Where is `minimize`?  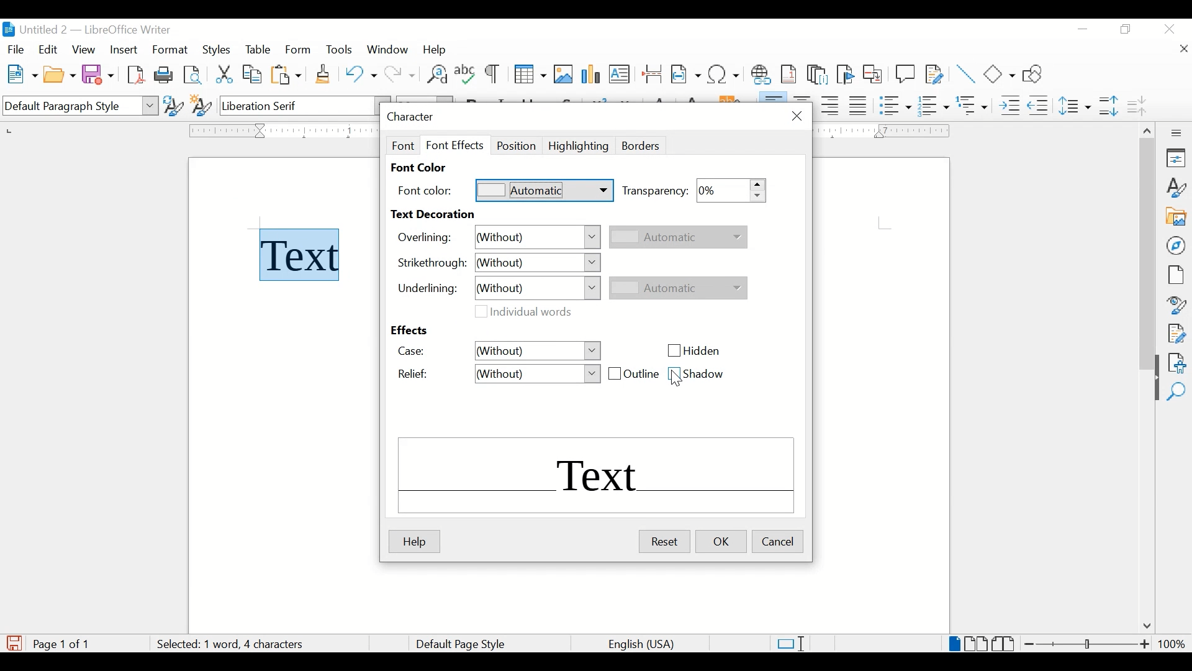
minimize is located at coordinates (1084, 29).